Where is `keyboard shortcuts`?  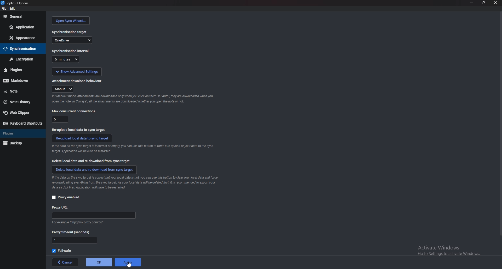
keyboard shortcuts is located at coordinates (22, 123).